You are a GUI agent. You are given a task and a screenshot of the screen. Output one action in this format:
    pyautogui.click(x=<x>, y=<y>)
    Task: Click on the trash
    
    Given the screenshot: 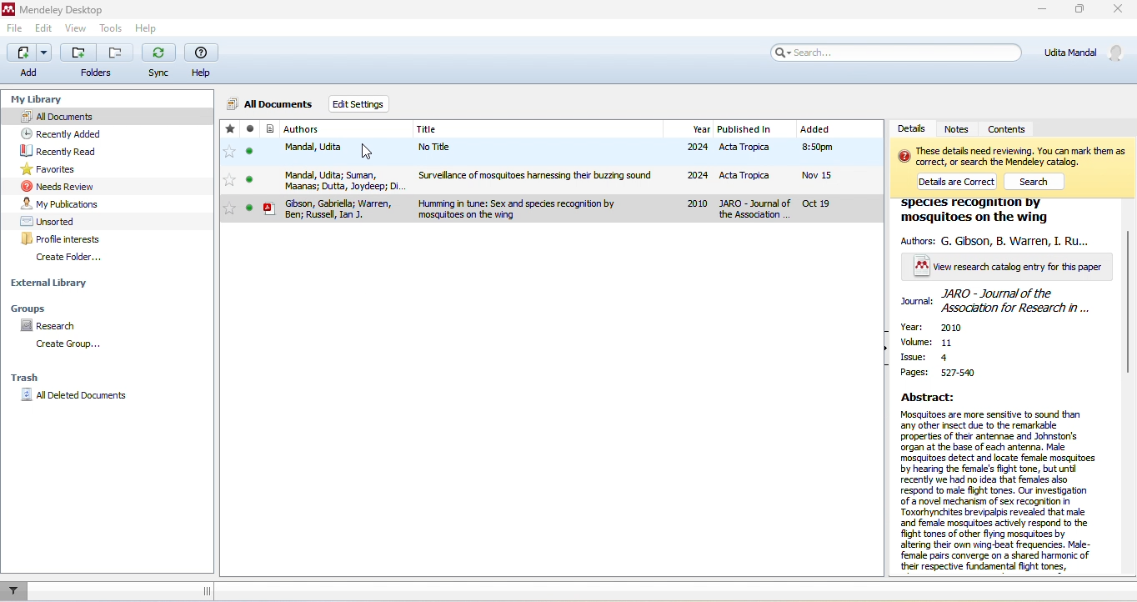 What is the action you would take?
    pyautogui.click(x=28, y=378)
    